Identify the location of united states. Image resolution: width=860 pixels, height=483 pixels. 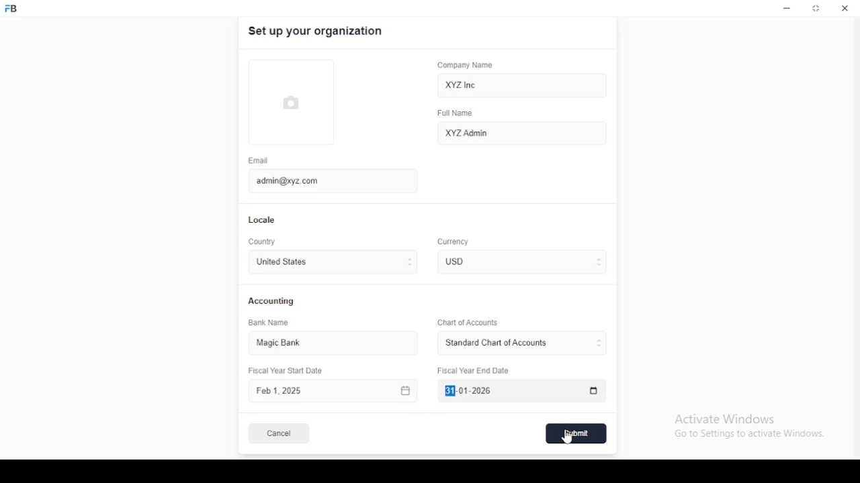
(281, 263).